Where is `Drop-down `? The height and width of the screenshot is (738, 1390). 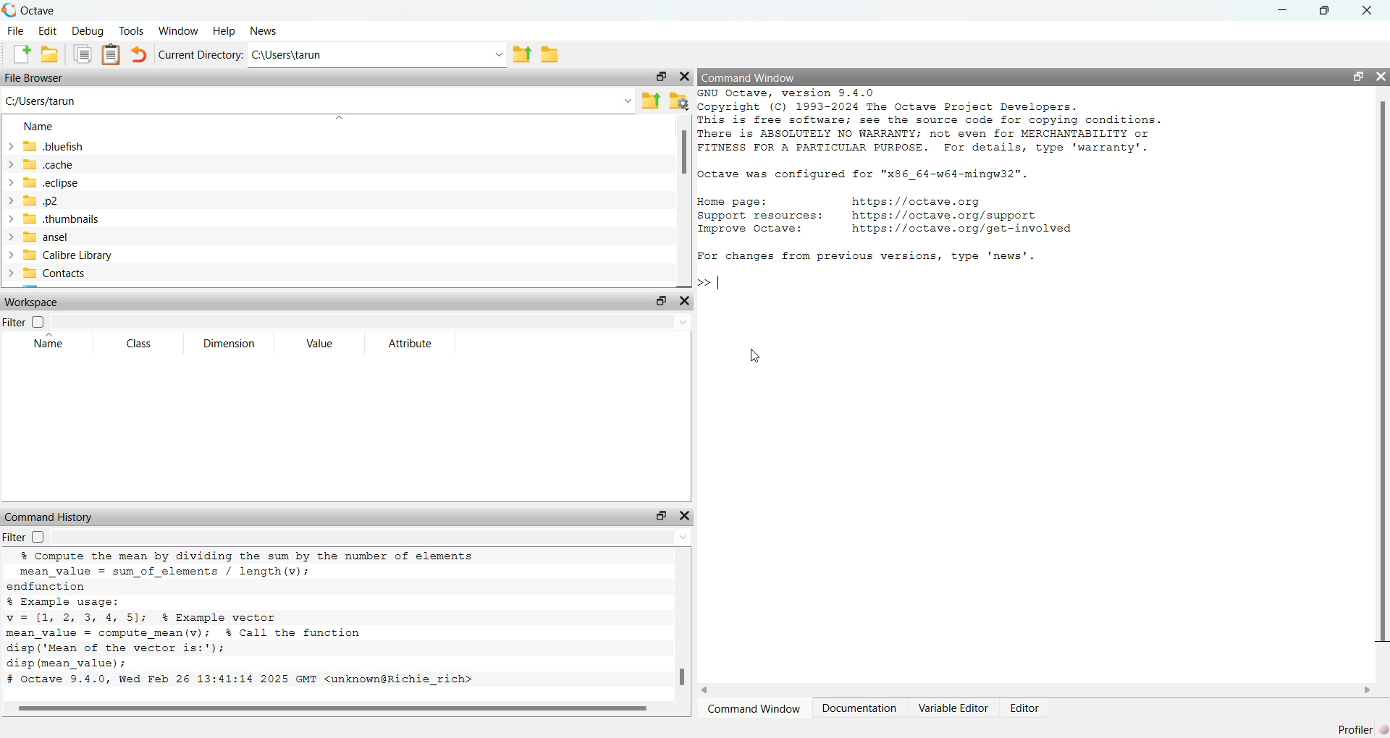
Drop-down  is located at coordinates (684, 537).